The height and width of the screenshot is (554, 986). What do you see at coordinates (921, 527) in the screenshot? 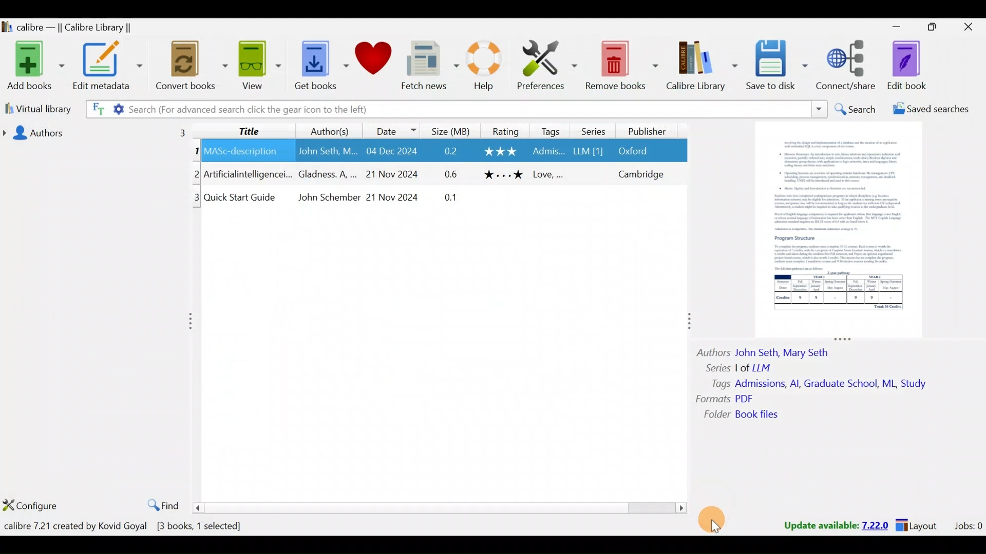
I see `Layouts` at bounding box center [921, 527].